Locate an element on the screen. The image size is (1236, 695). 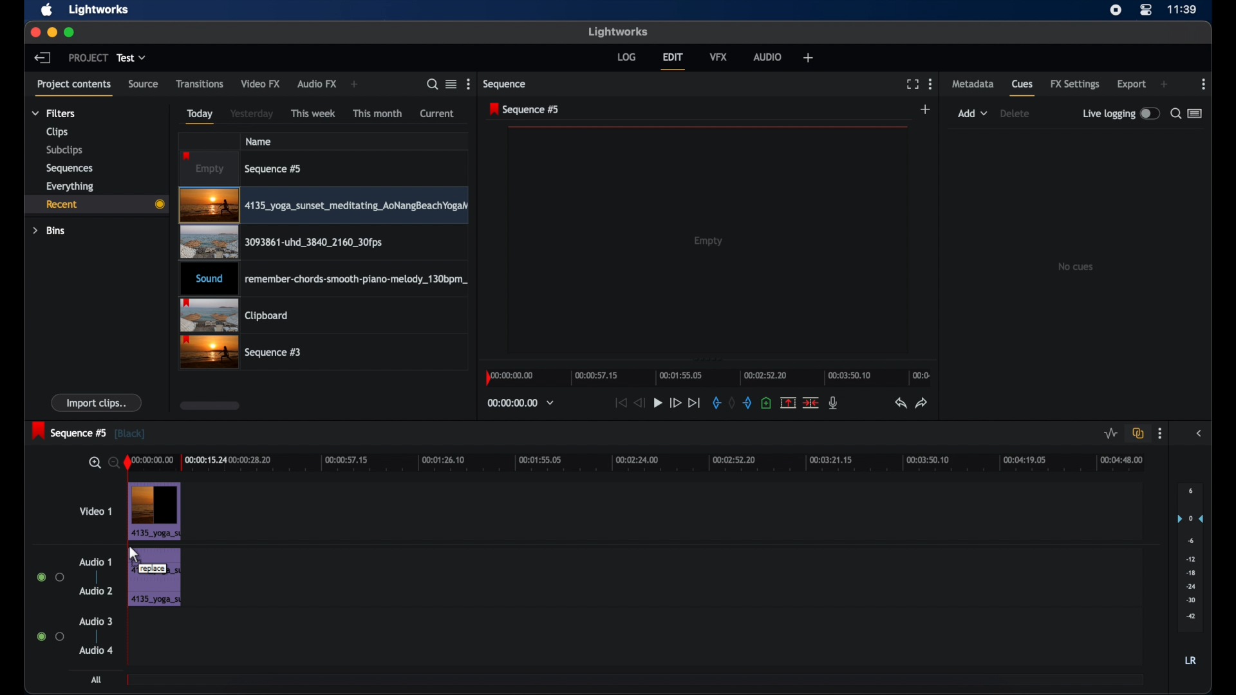
scroll box is located at coordinates (209, 405).